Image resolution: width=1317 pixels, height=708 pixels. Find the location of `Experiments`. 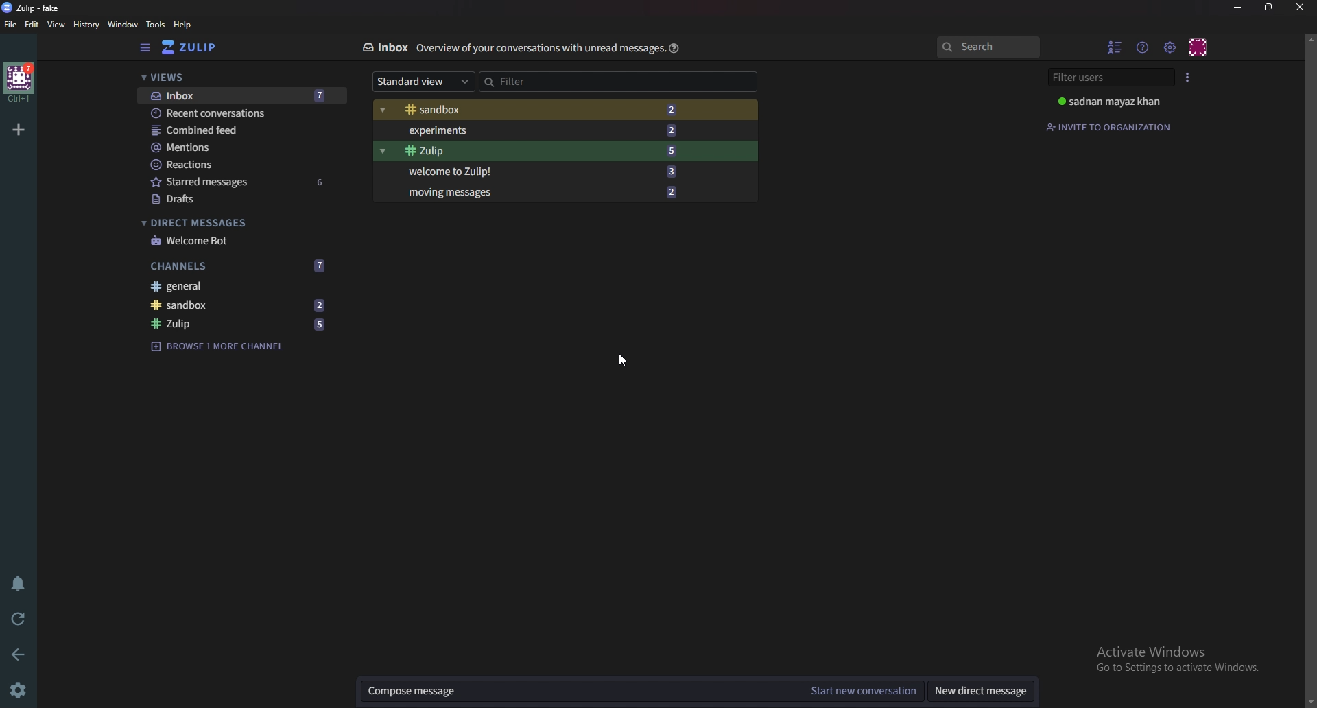

Experiments is located at coordinates (542, 130).